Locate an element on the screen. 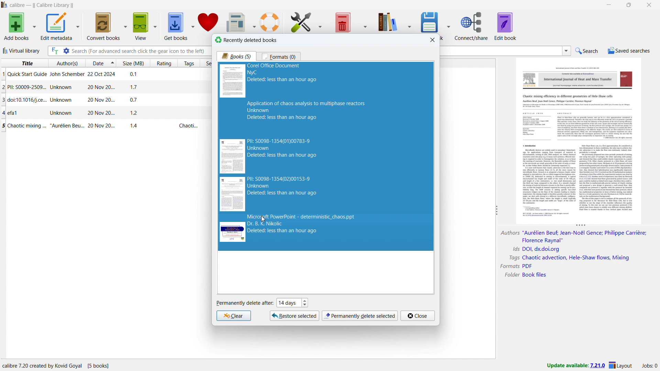 This screenshot has width=660, height=371. virtual library is located at coordinates (21, 50).